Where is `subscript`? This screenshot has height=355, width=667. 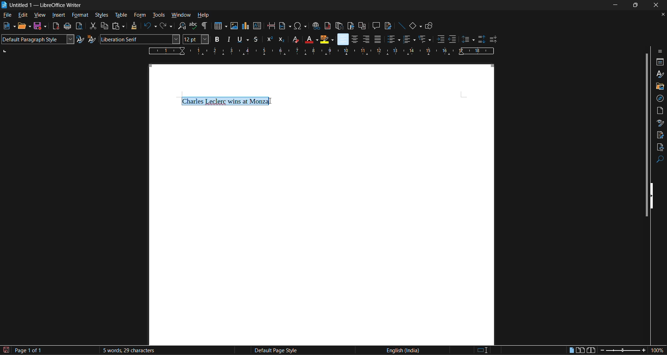 subscript is located at coordinates (282, 40).